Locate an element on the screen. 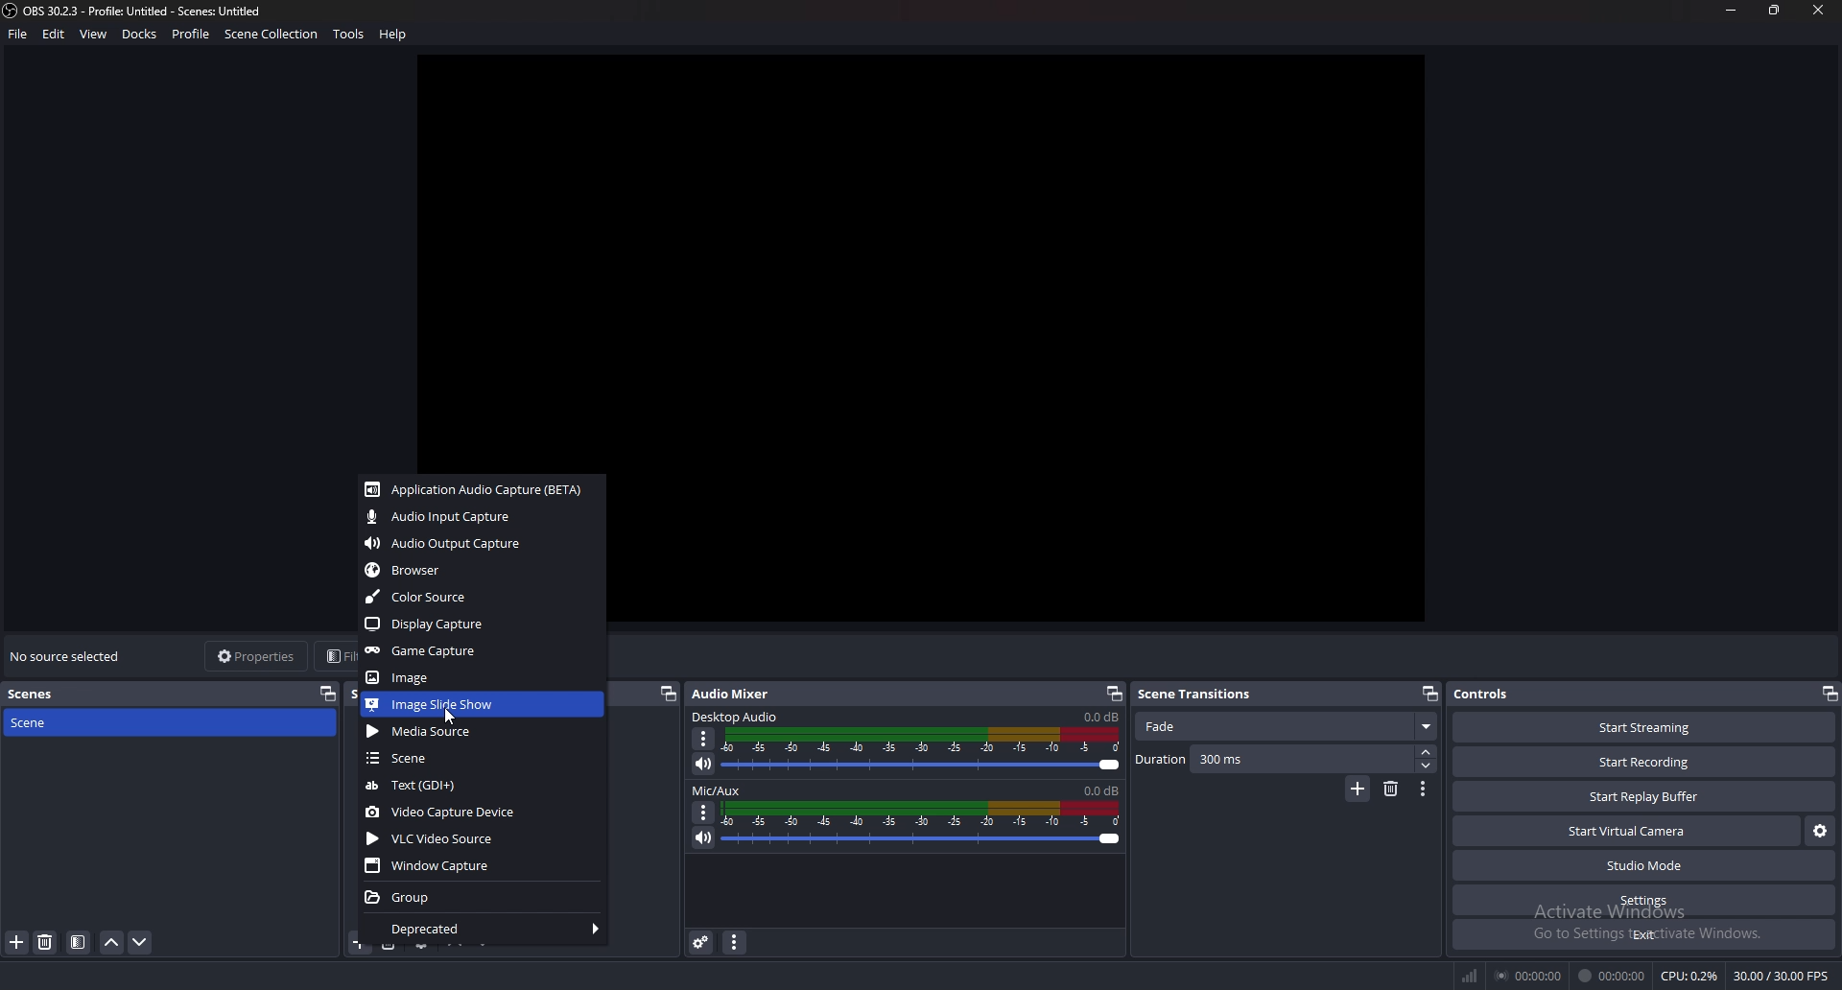 The width and height of the screenshot is (1842, 990). decrease duration is located at coordinates (1427, 767).